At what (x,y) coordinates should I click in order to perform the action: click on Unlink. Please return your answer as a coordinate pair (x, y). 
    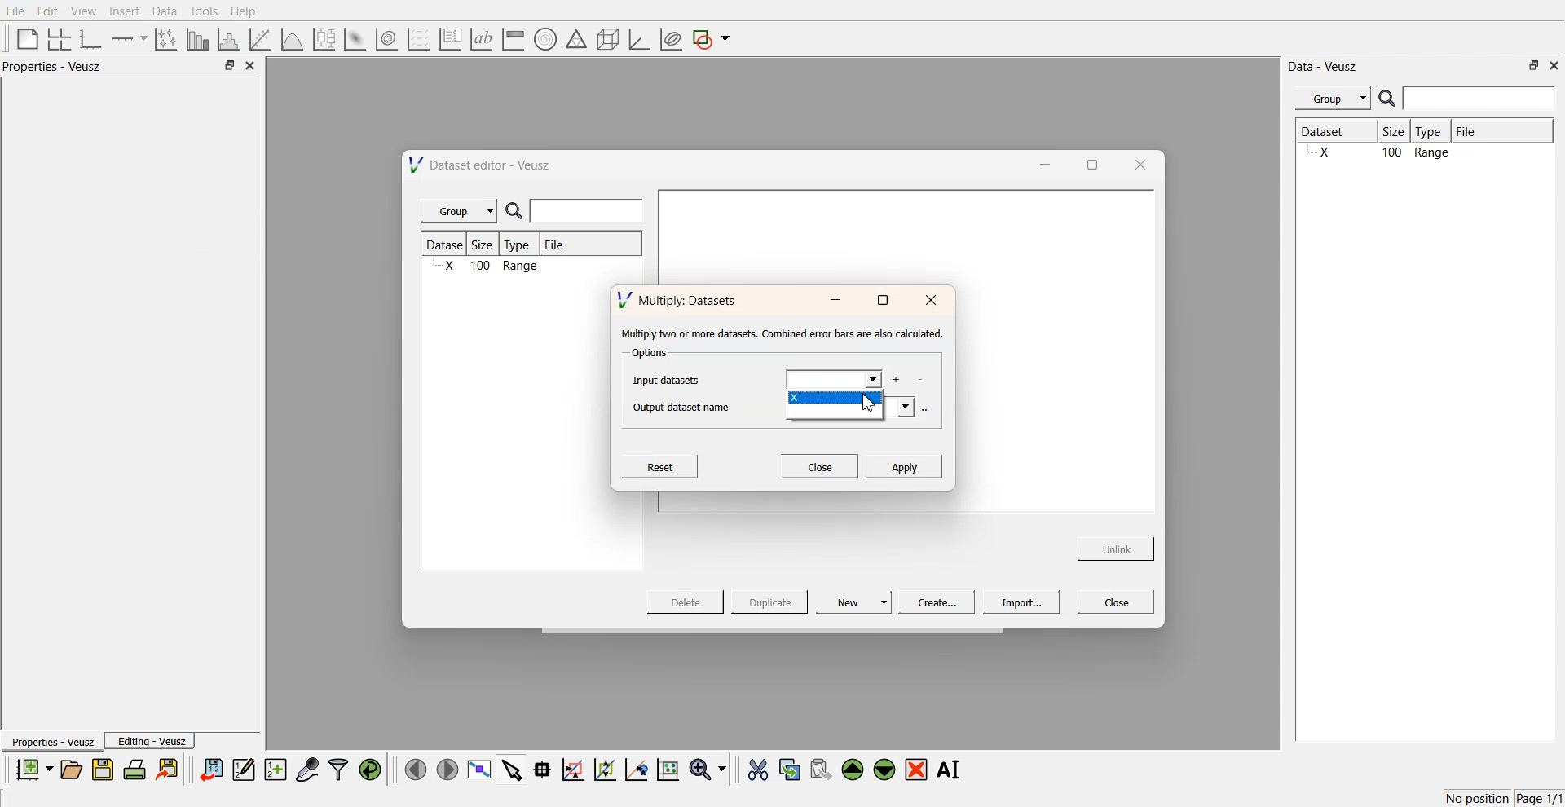
    Looking at the image, I should click on (1117, 547).